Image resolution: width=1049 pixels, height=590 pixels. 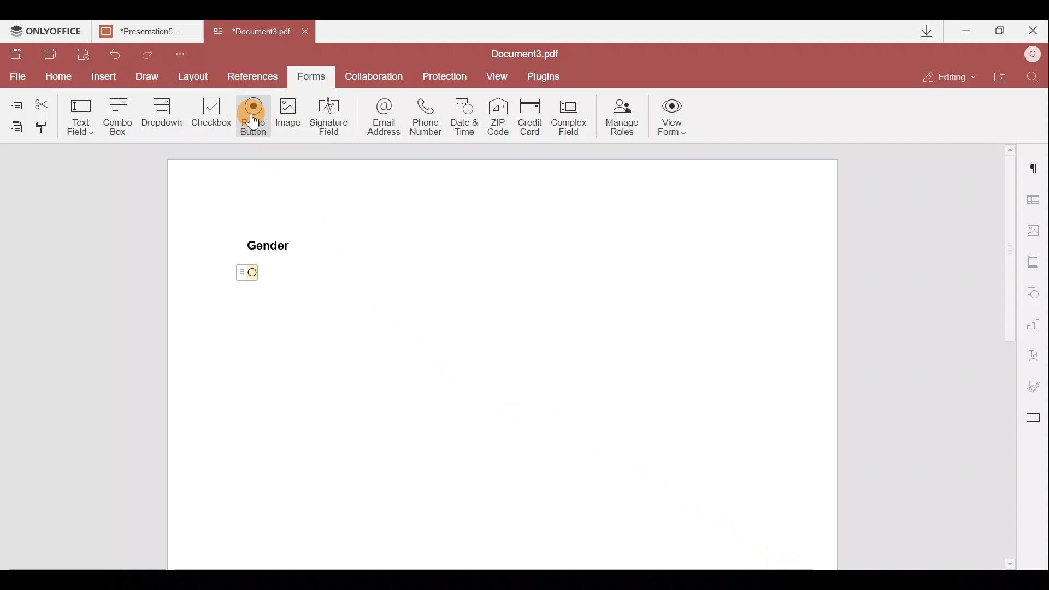 I want to click on Text Art settings, so click(x=1036, y=357).